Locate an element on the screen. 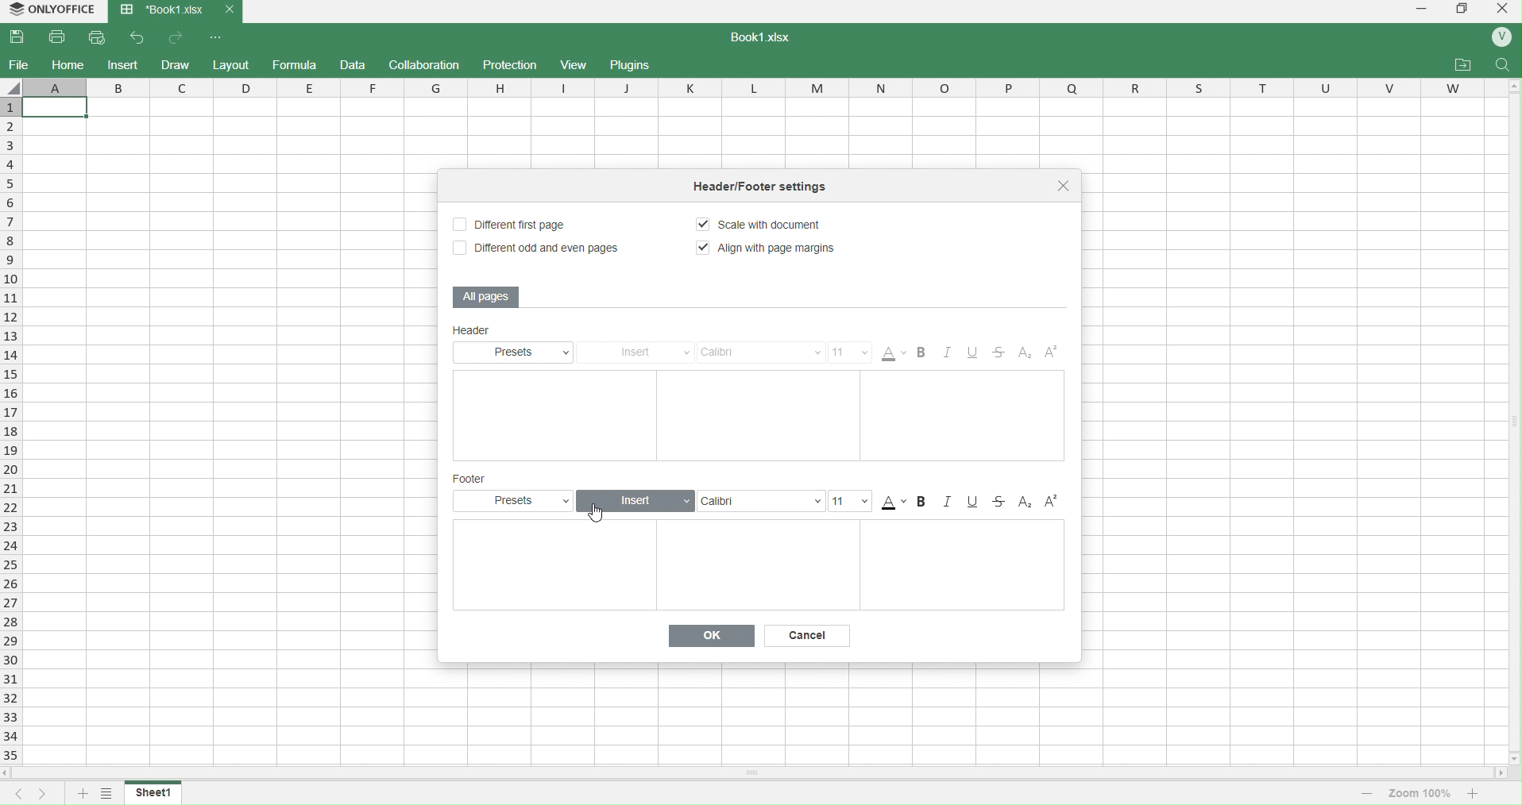 This screenshot has height=805, width=1522. minimize is located at coordinates (1420, 11).